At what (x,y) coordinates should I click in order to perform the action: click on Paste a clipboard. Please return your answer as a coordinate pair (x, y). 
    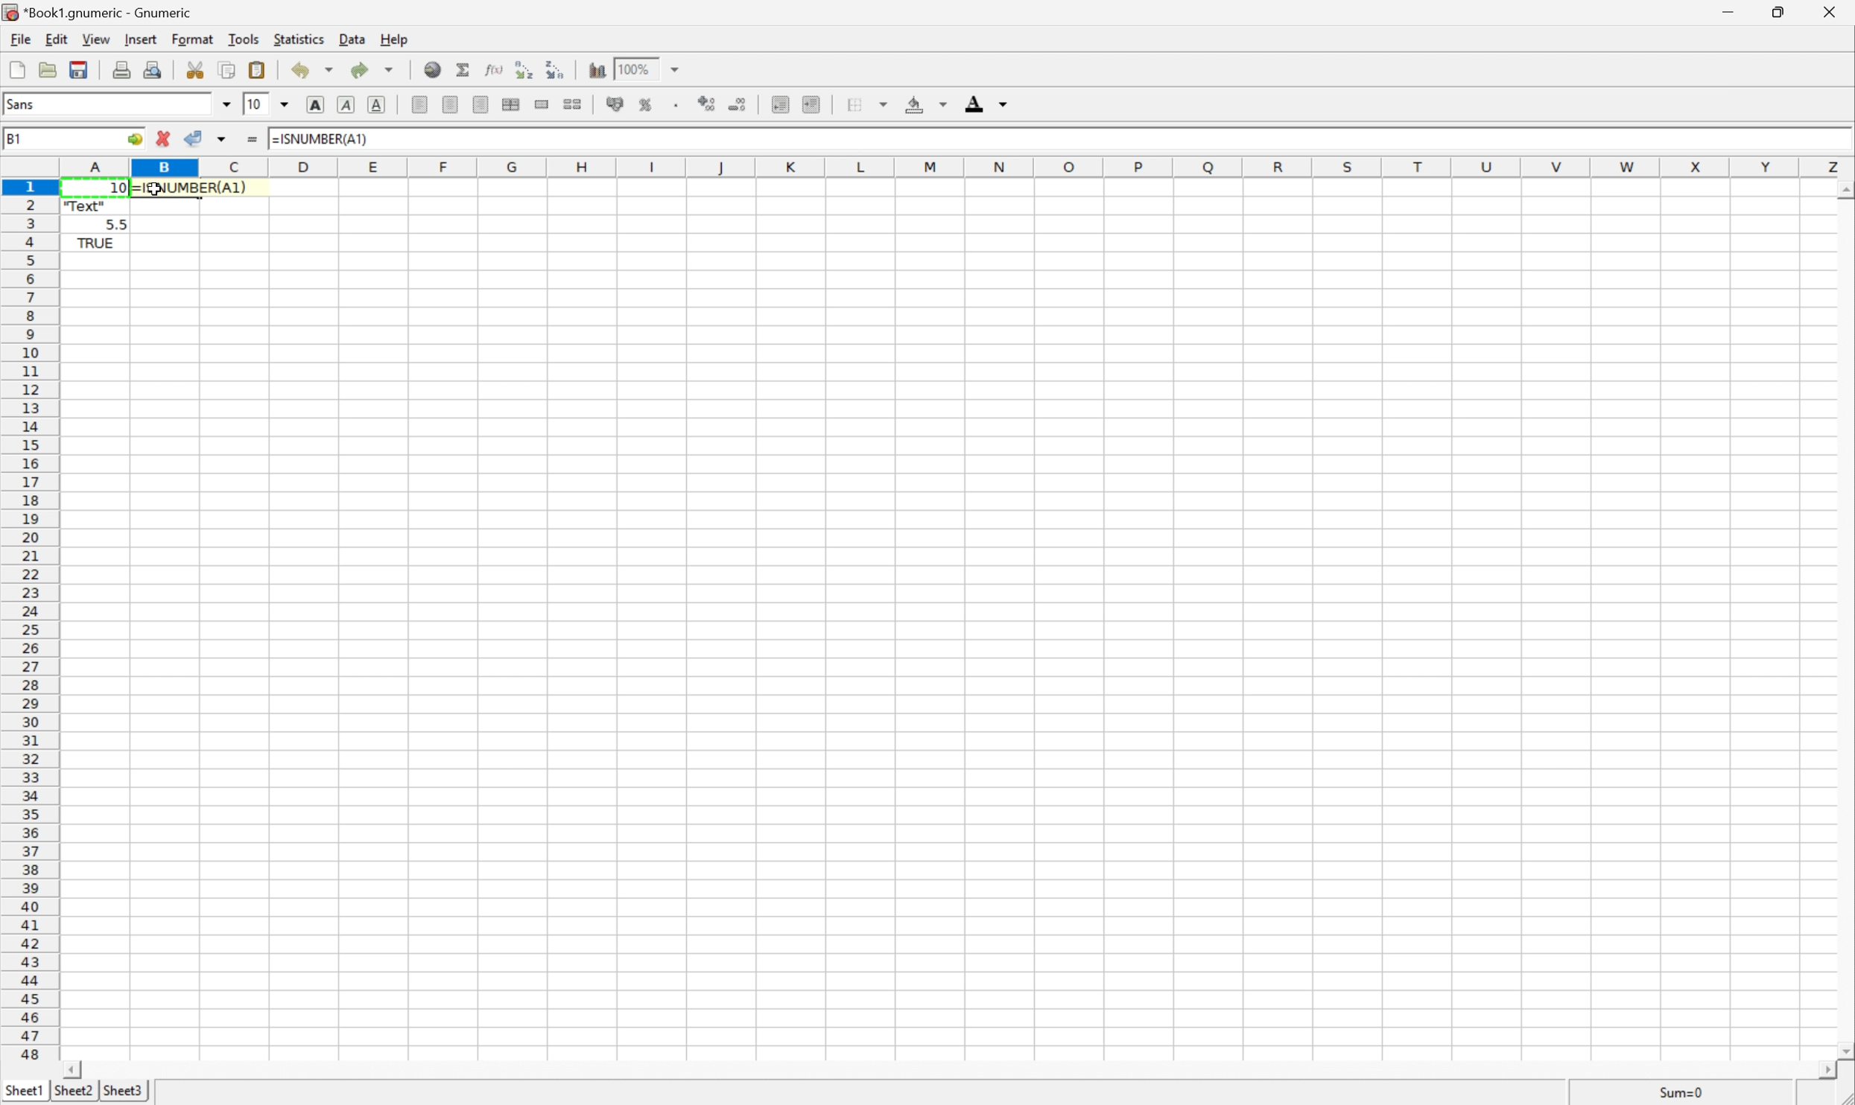
    Looking at the image, I should click on (256, 69).